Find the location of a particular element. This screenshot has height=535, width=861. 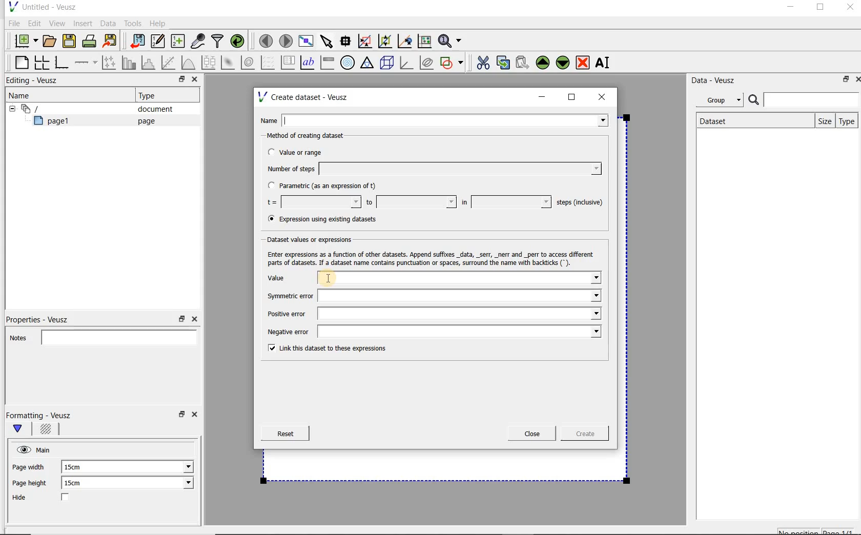

plot covariance ellipses is located at coordinates (427, 63).